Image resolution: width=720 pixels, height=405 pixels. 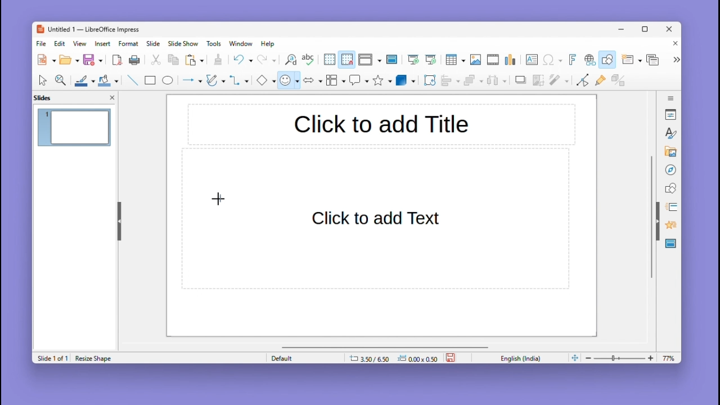 What do you see at coordinates (622, 358) in the screenshot?
I see `zoom toggle bar` at bounding box center [622, 358].